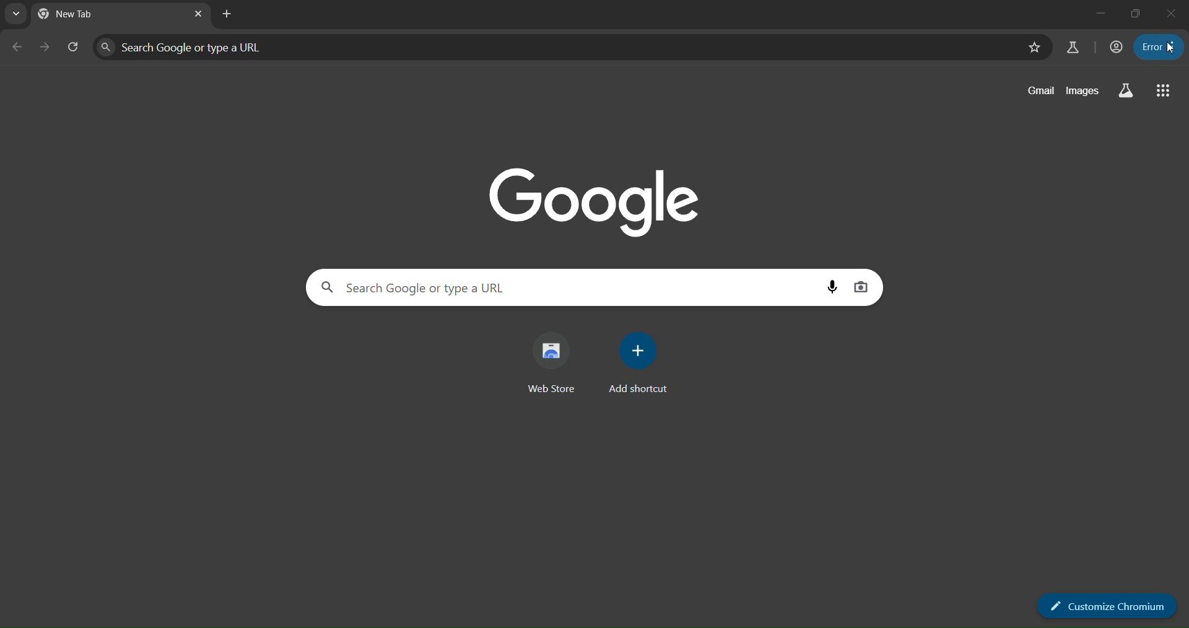  What do you see at coordinates (1082, 92) in the screenshot?
I see `images` at bounding box center [1082, 92].